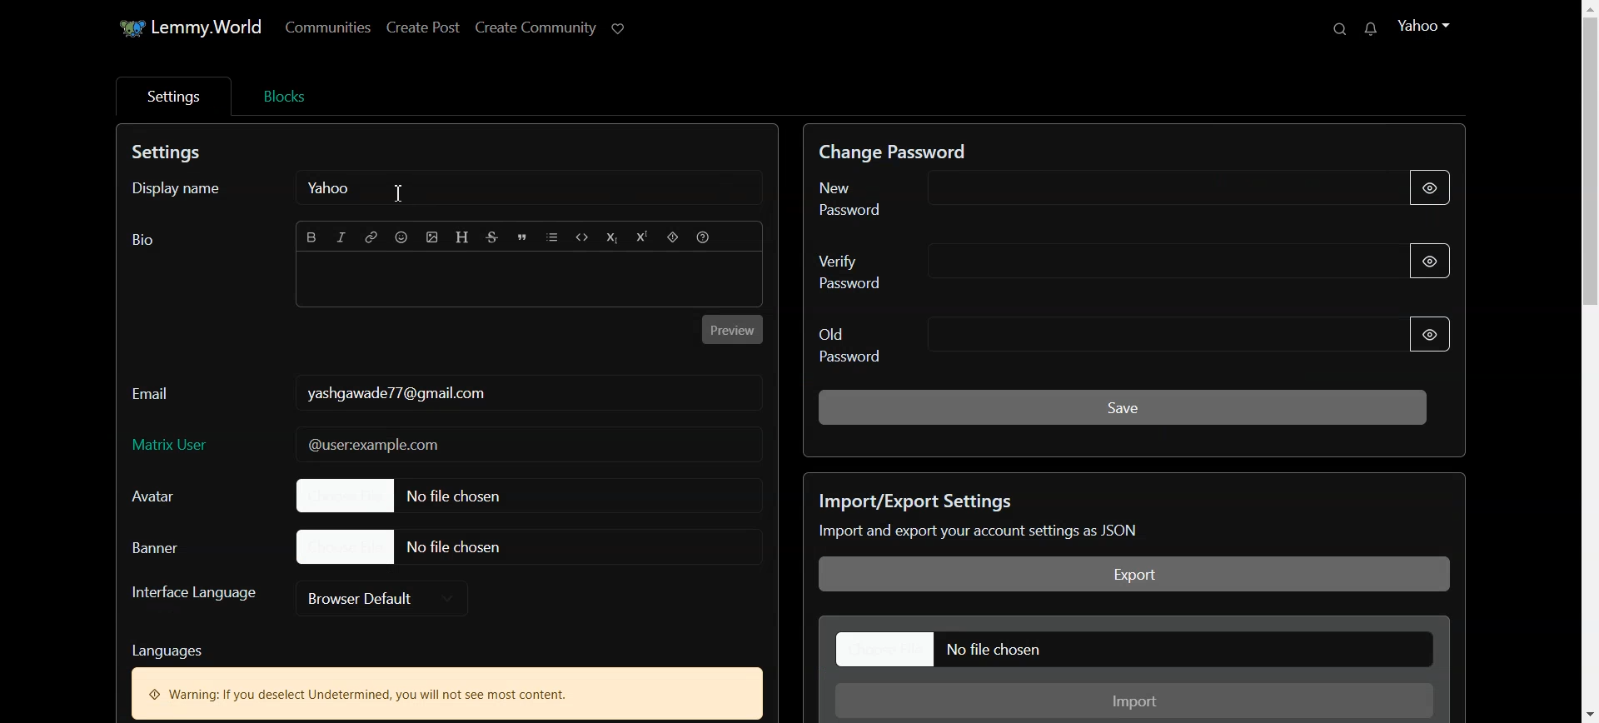 The height and width of the screenshot is (723, 1599). Describe the element at coordinates (332, 27) in the screenshot. I see `communities` at that location.